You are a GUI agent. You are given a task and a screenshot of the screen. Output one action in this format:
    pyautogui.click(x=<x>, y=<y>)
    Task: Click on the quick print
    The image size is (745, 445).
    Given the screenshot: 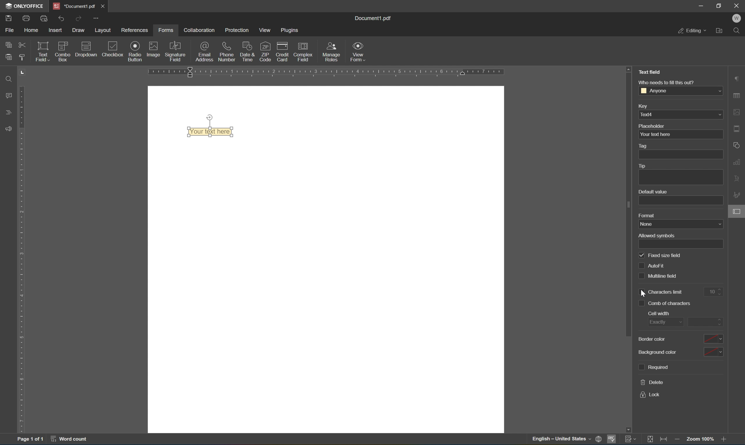 What is the action you would take?
    pyautogui.click(x=43, y=18)
    